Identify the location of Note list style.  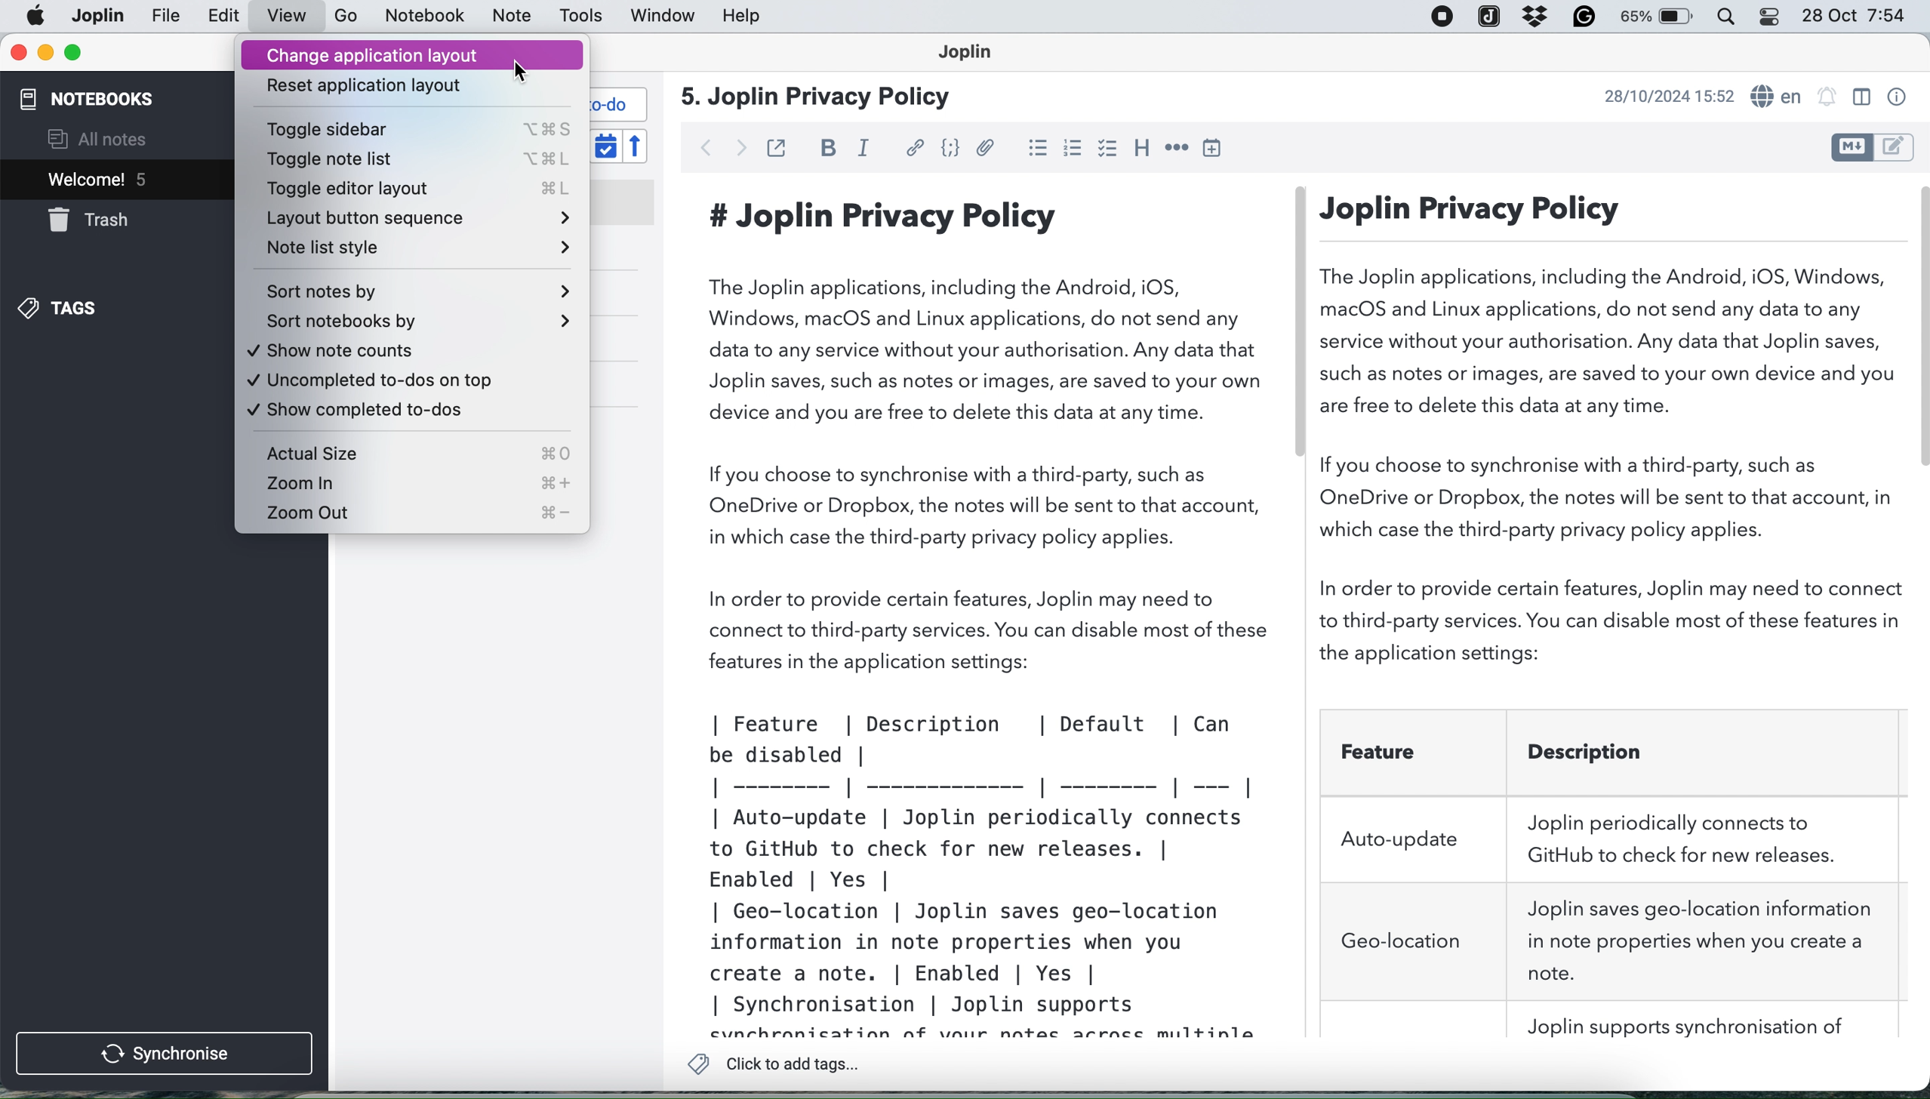
(414, 251).